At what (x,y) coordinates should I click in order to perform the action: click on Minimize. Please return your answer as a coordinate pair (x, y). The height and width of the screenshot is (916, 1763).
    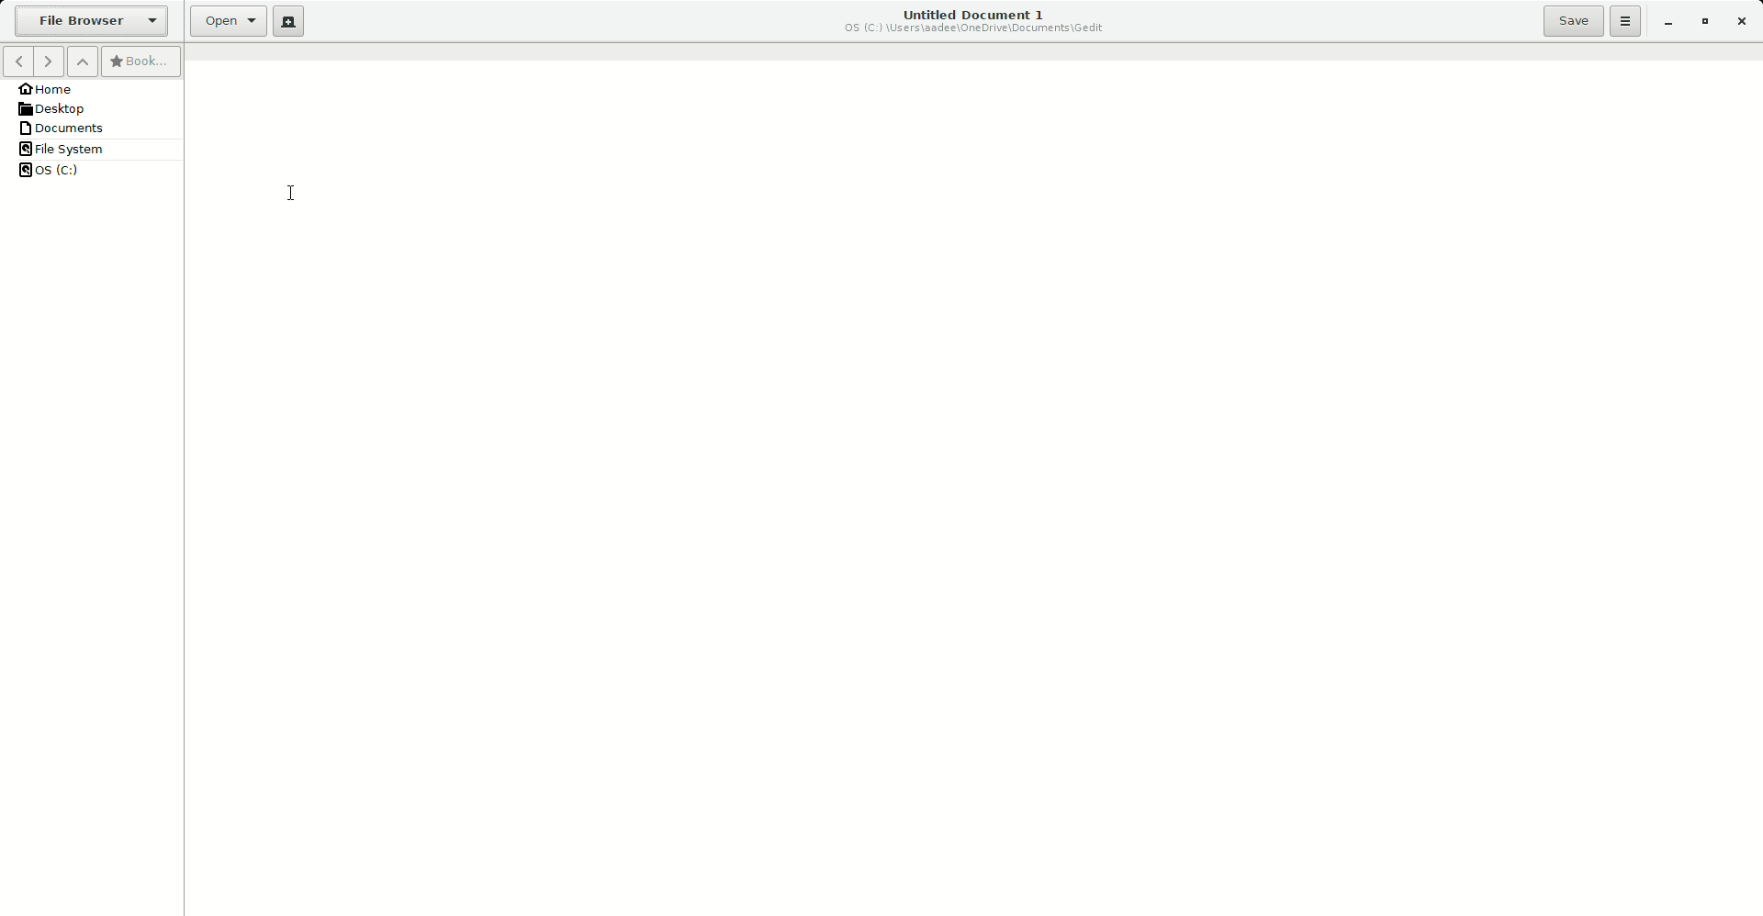
    Looking at the image, I should click on (1664, 23).